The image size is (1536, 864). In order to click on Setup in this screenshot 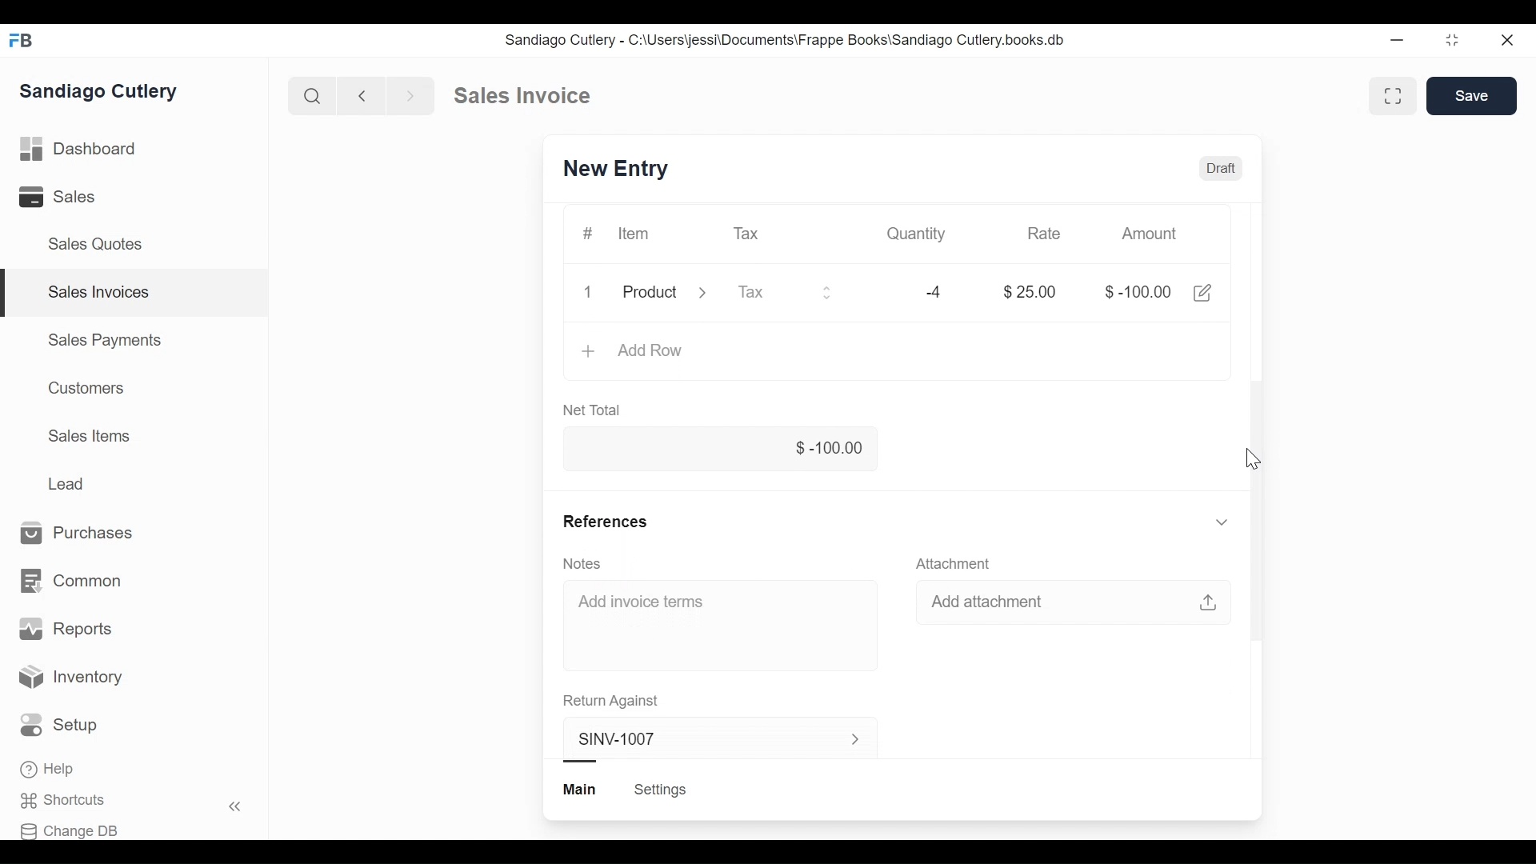, I will do `click(59, 725)`.